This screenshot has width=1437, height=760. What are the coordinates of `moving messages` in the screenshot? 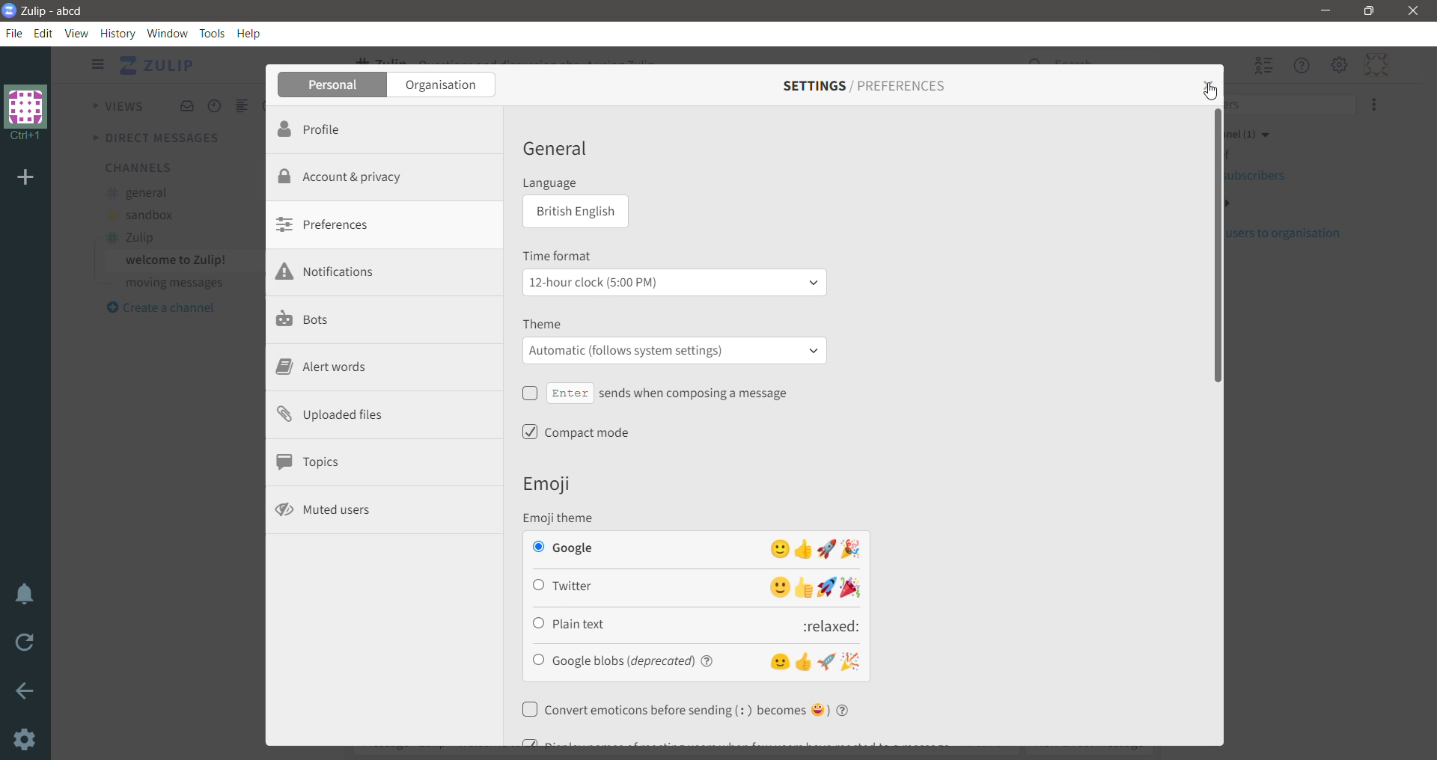 It's located at (174, 283).